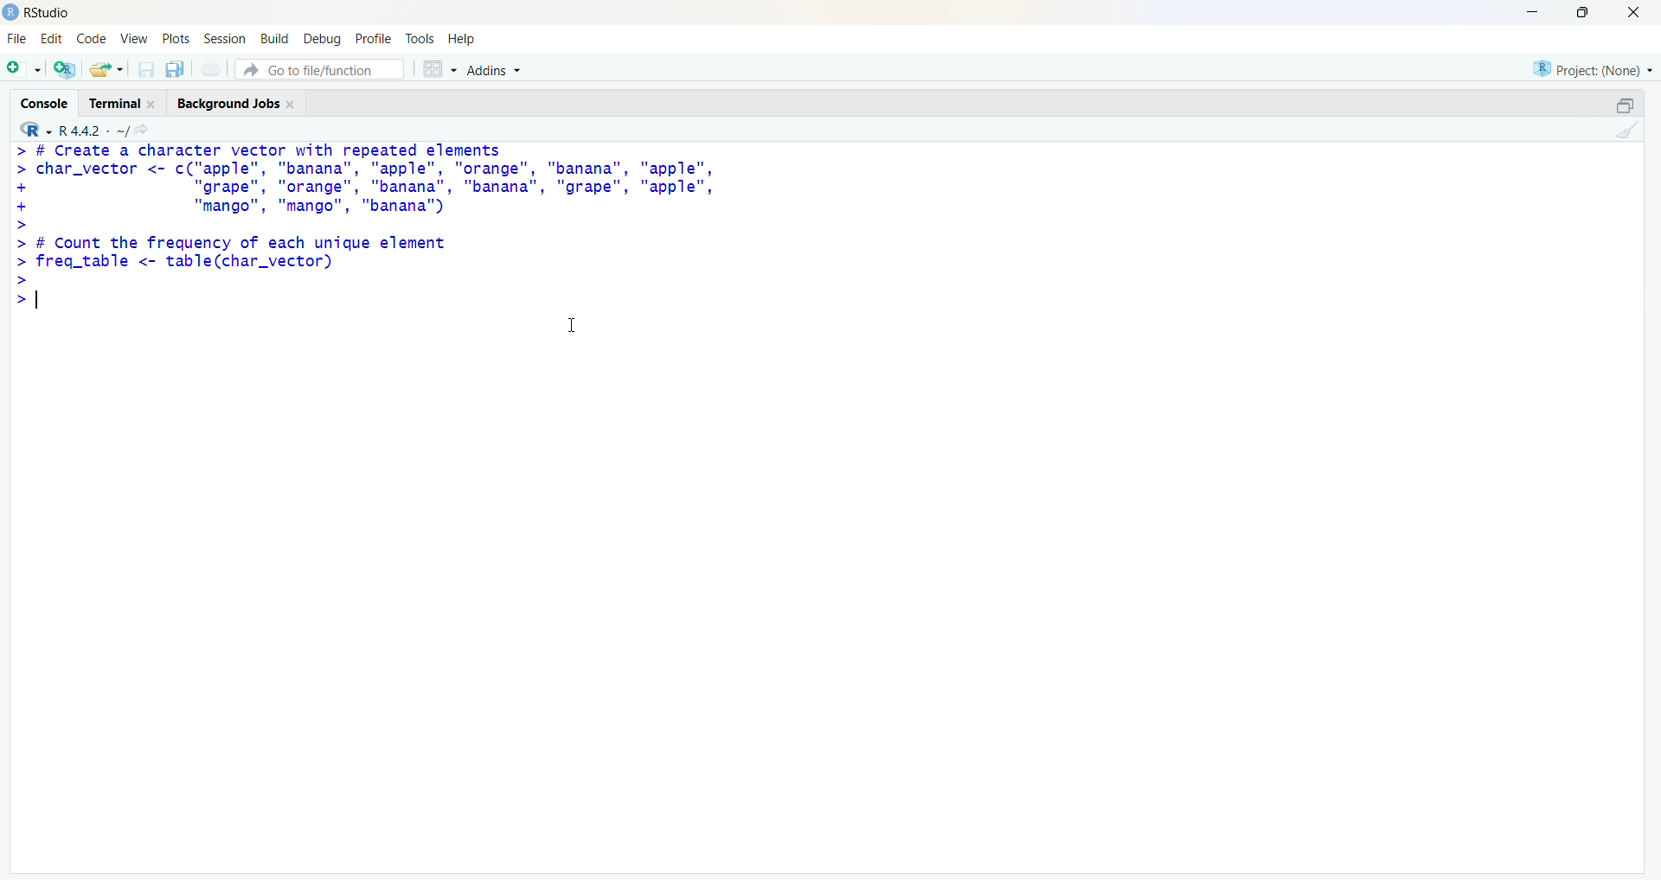 The image size is (1661, 880). I want to click on View the current working directory, so click(146, 130).